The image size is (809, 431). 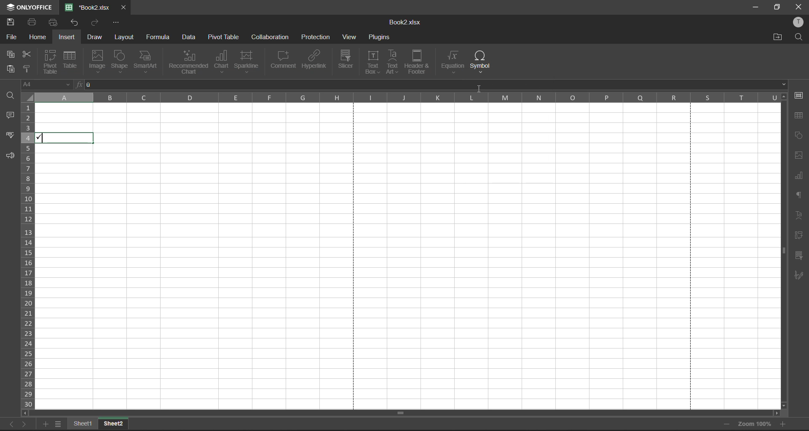 I want to click on protection, so click(x=316, y=36).